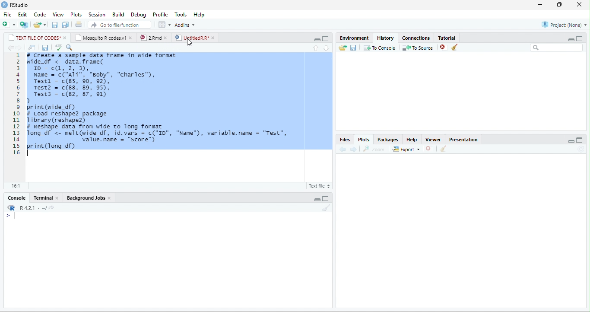 Image resolution: width=590 pixels, height=312 pixels. I want to click on Code, so click(40, 15).